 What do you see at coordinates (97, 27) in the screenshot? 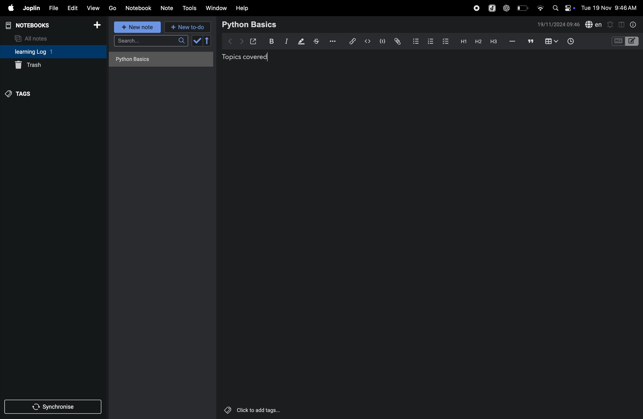
I see `add` at bounding box center [97, 27].